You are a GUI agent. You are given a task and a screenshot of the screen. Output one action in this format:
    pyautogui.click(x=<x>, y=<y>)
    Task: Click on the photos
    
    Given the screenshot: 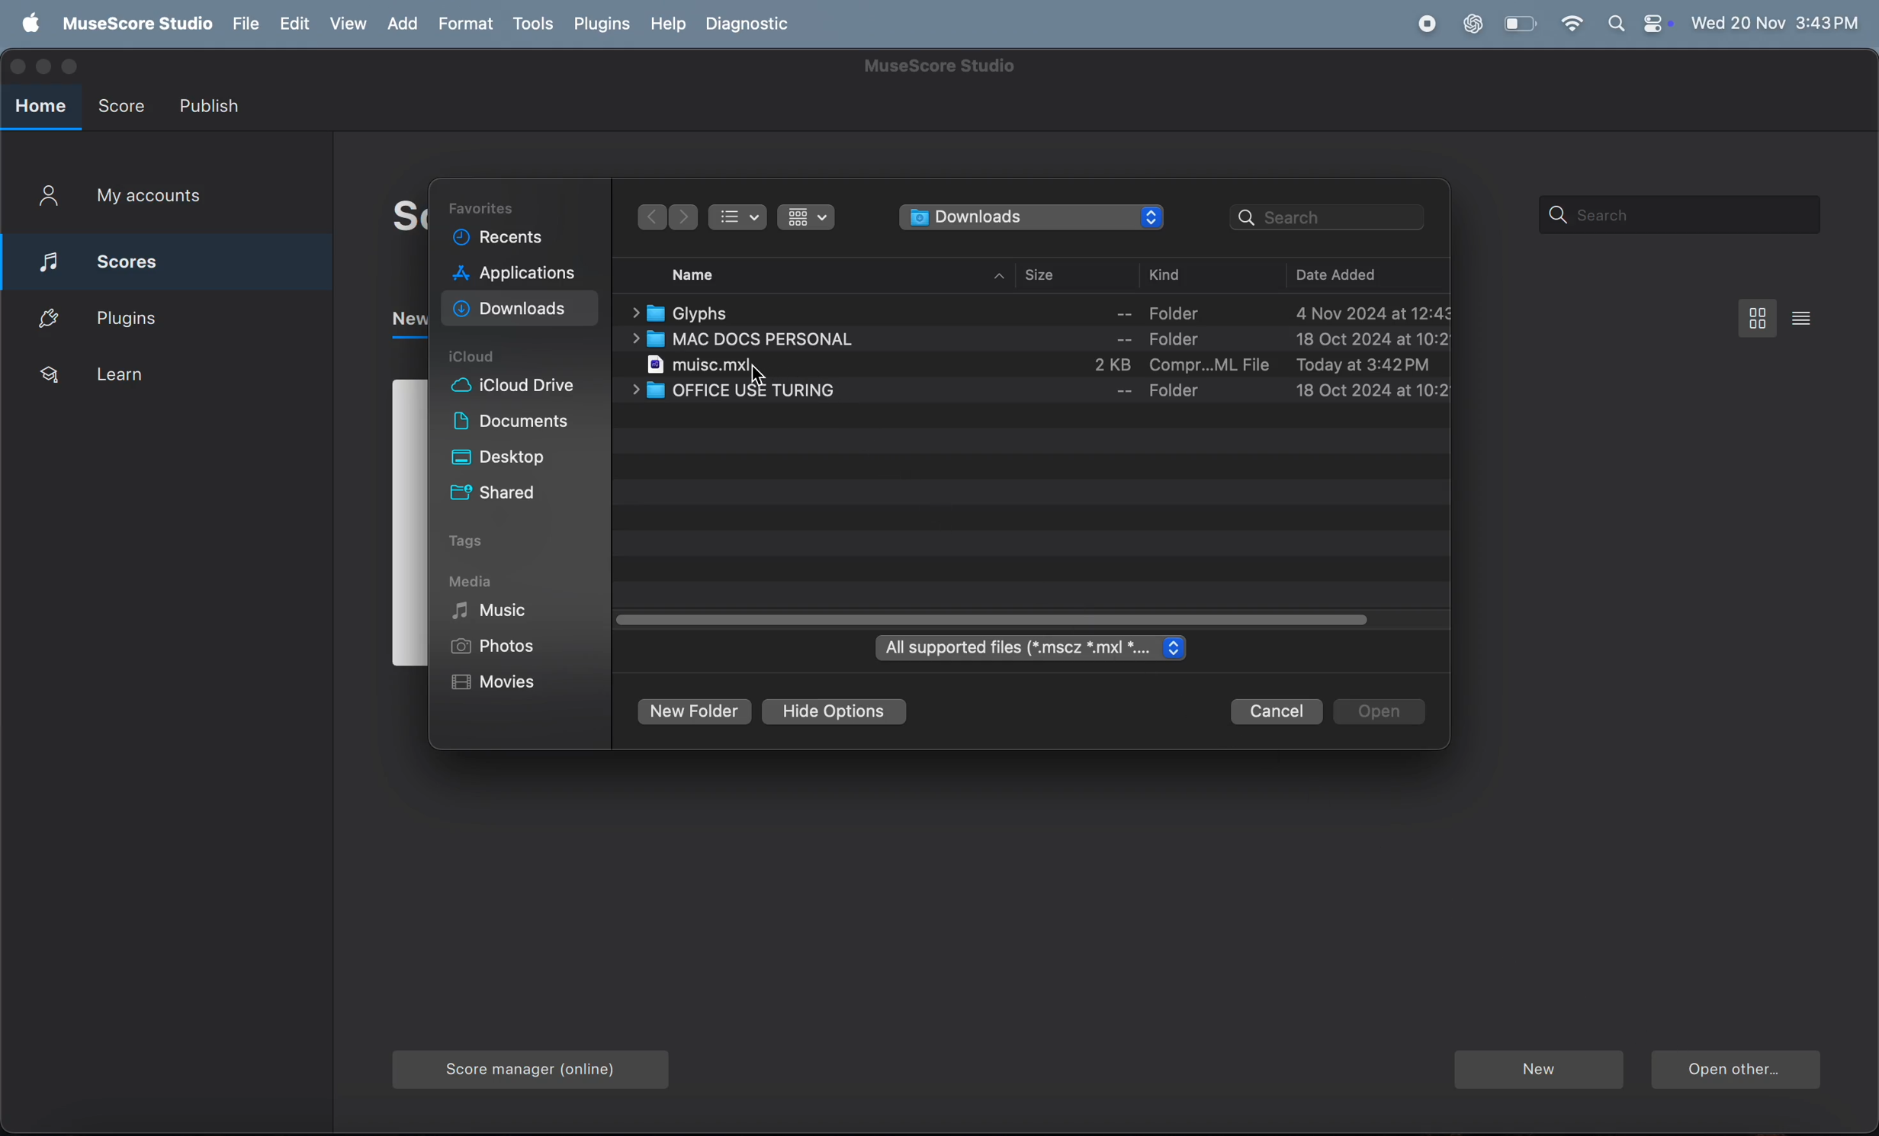 What is the action you would take?
    pyautogui.click(x=495, y=646)
    